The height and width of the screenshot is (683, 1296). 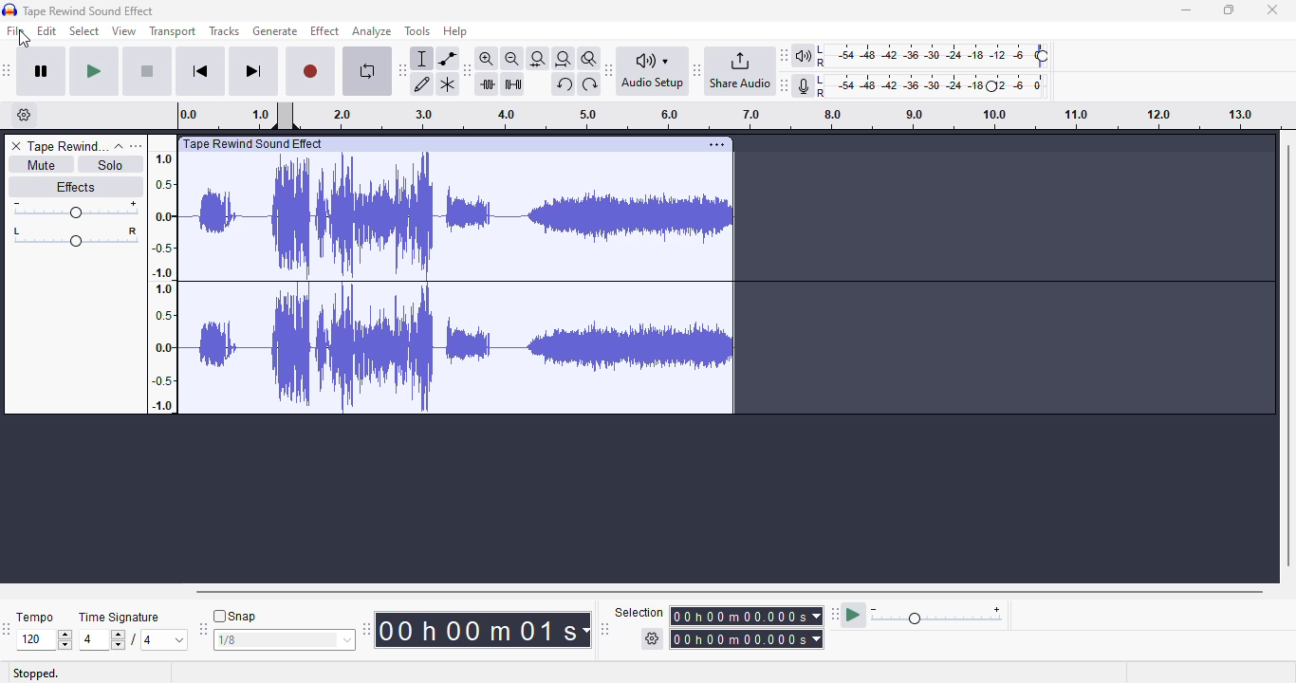 What do you see at coordinates (449, 58) in the screenshot?
I see `envelope tool` at bounding box center [449, 58].